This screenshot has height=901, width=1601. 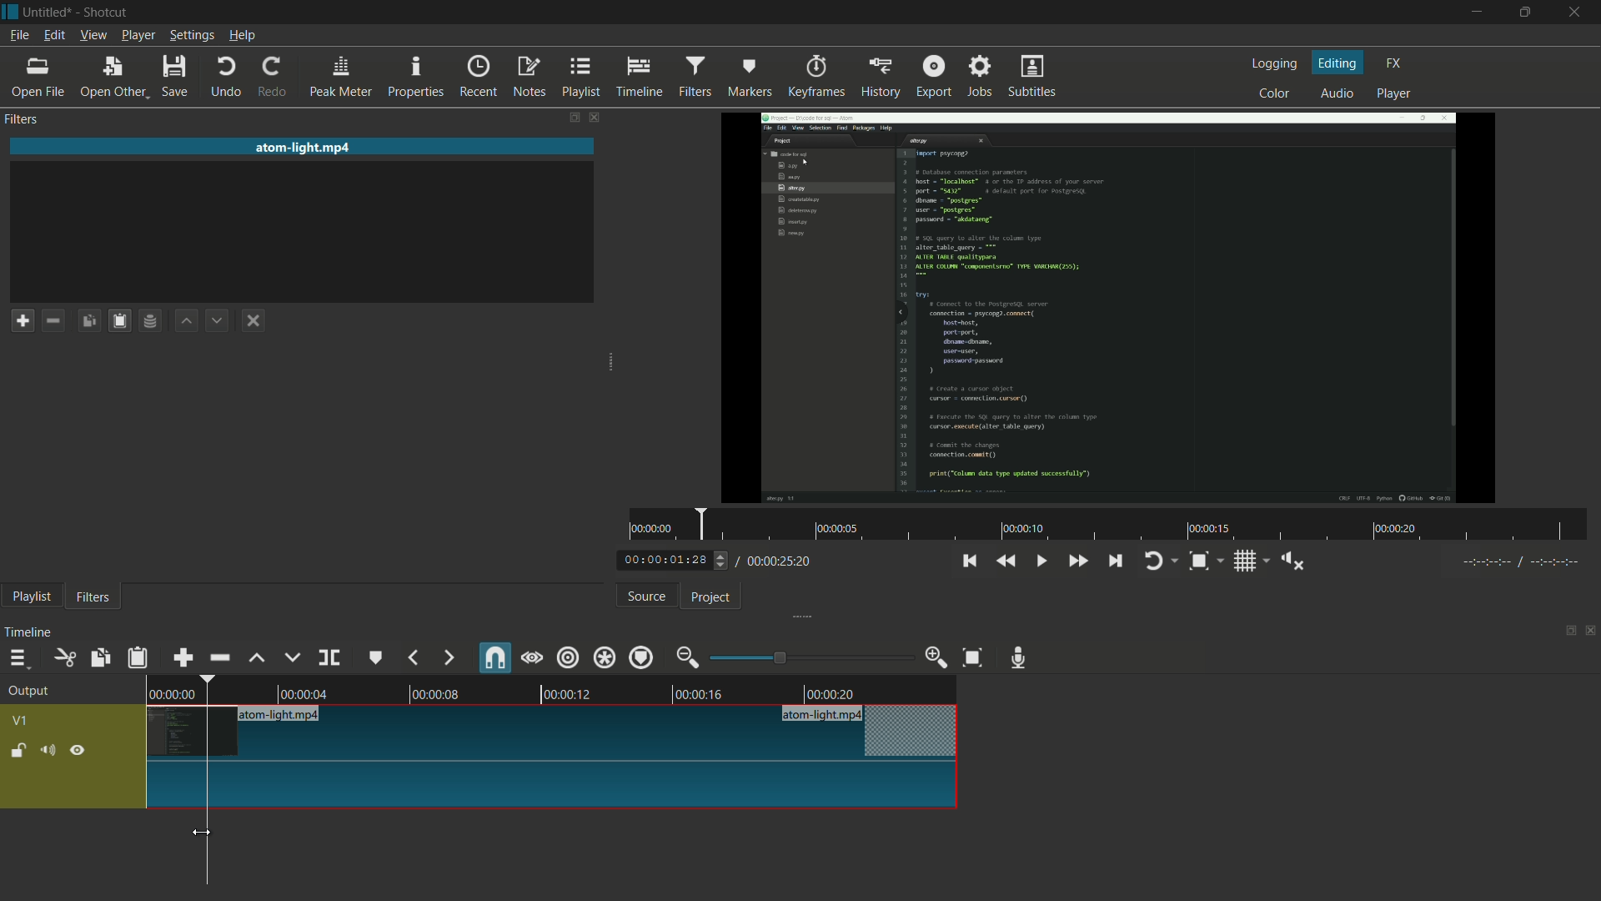 What do you see at coordinates (10, 13) in the screenshot?
I see `app icon` at bounding box center [10, 13].